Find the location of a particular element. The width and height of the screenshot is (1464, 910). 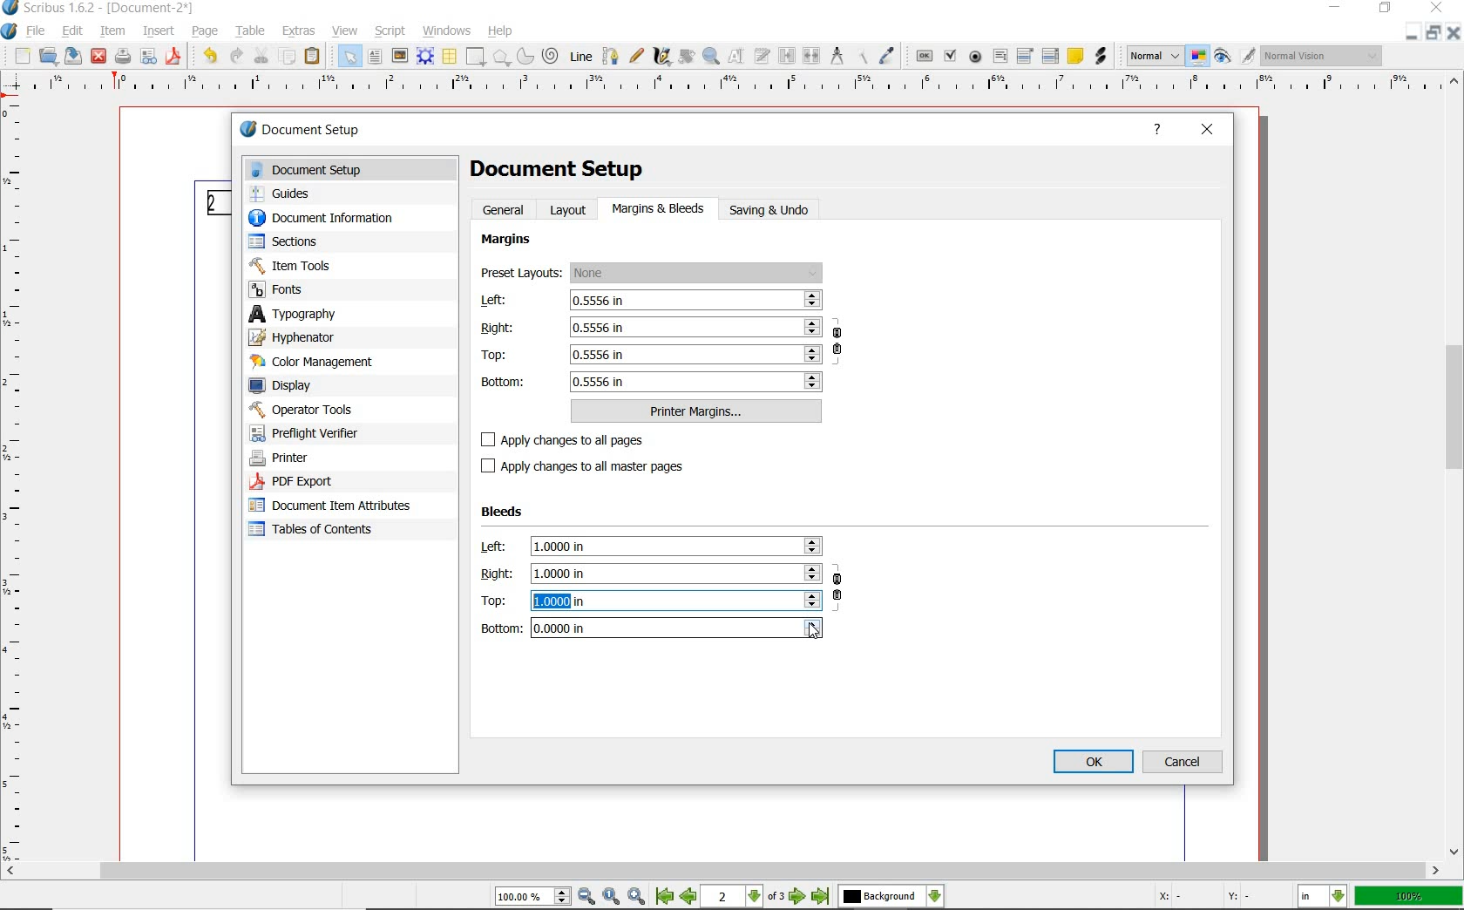

ensure all the bleeds have the same value is located at coordinates (838, 593).